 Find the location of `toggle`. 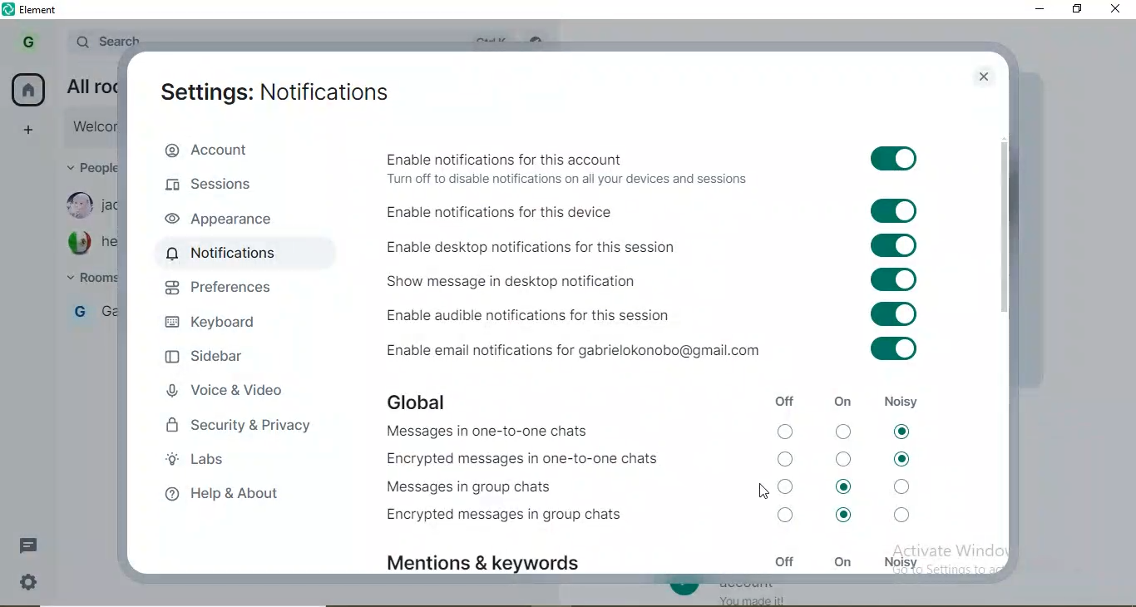

toggle is located at coordinates (894, 157).